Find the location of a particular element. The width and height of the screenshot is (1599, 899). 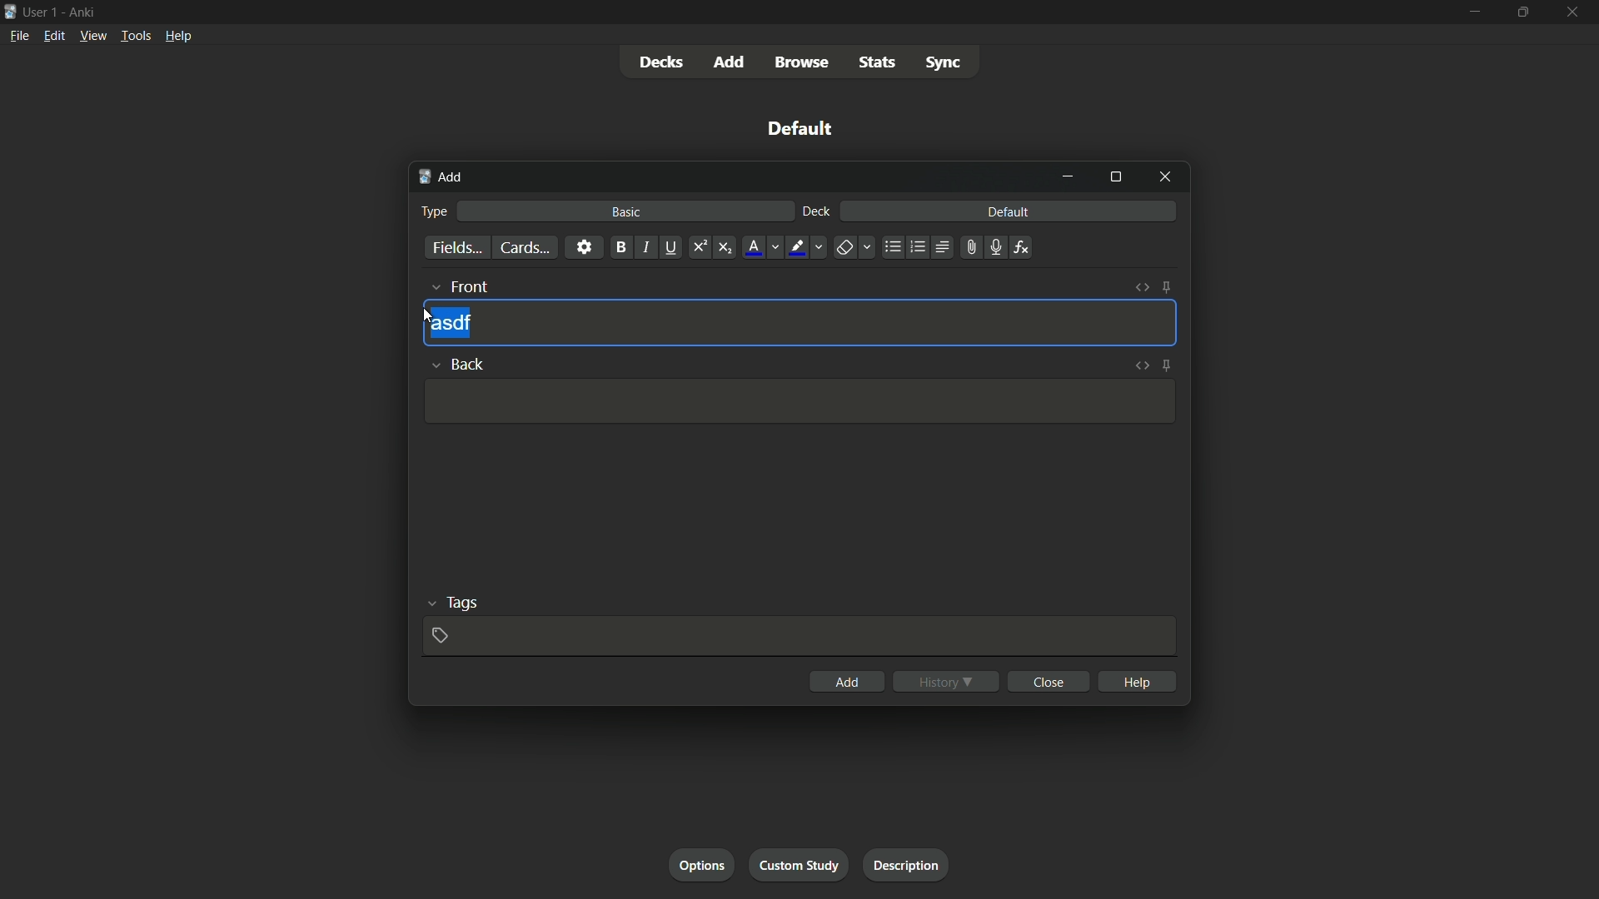

attach file is located at coordinates (972, 247).